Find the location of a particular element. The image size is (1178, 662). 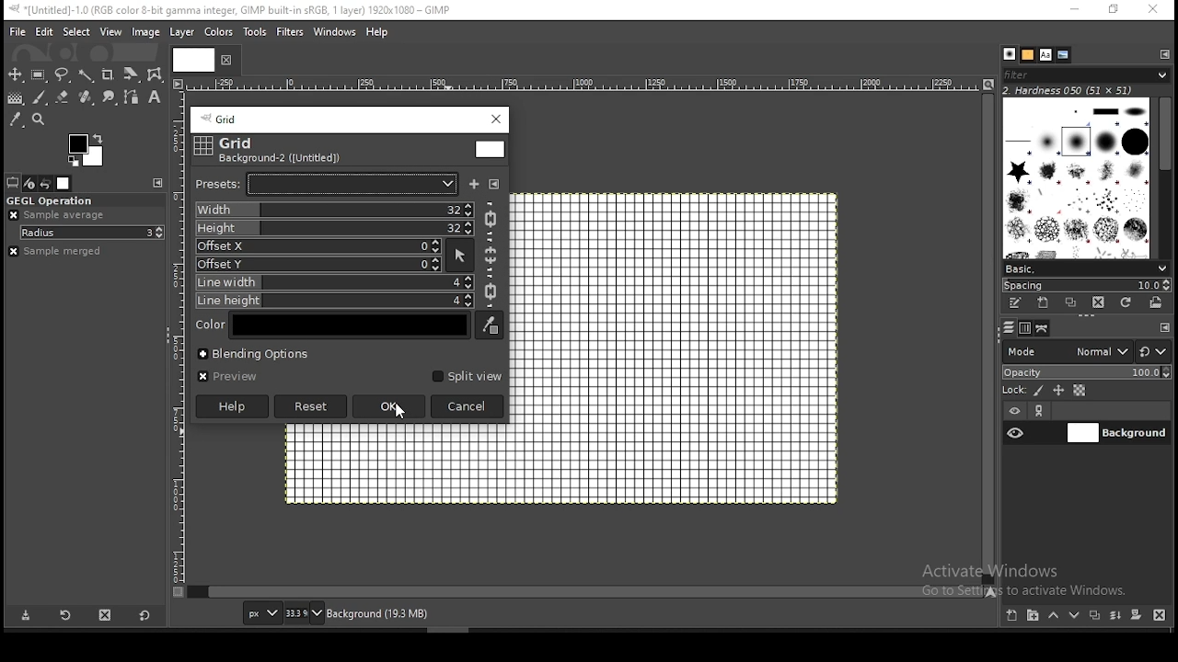

colors is located at coordinates (217, 33).